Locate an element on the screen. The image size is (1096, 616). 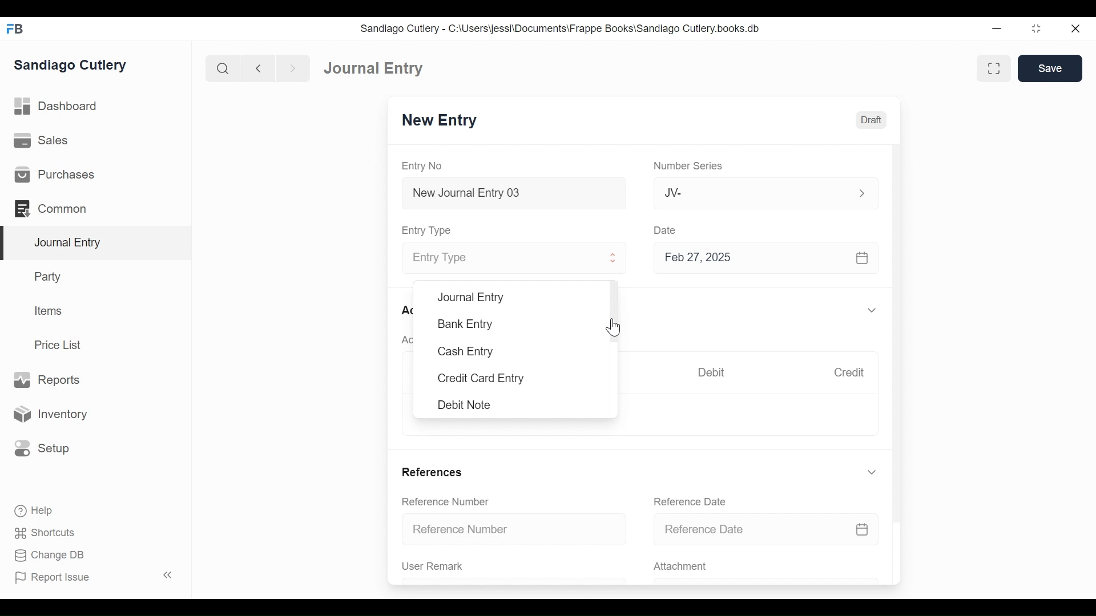
New Entry is located at coordinates (440, 121).